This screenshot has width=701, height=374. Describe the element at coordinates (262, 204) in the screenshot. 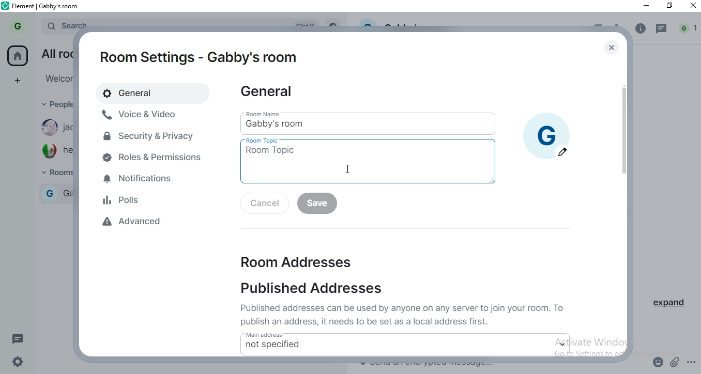

I see `cancel` at that location.